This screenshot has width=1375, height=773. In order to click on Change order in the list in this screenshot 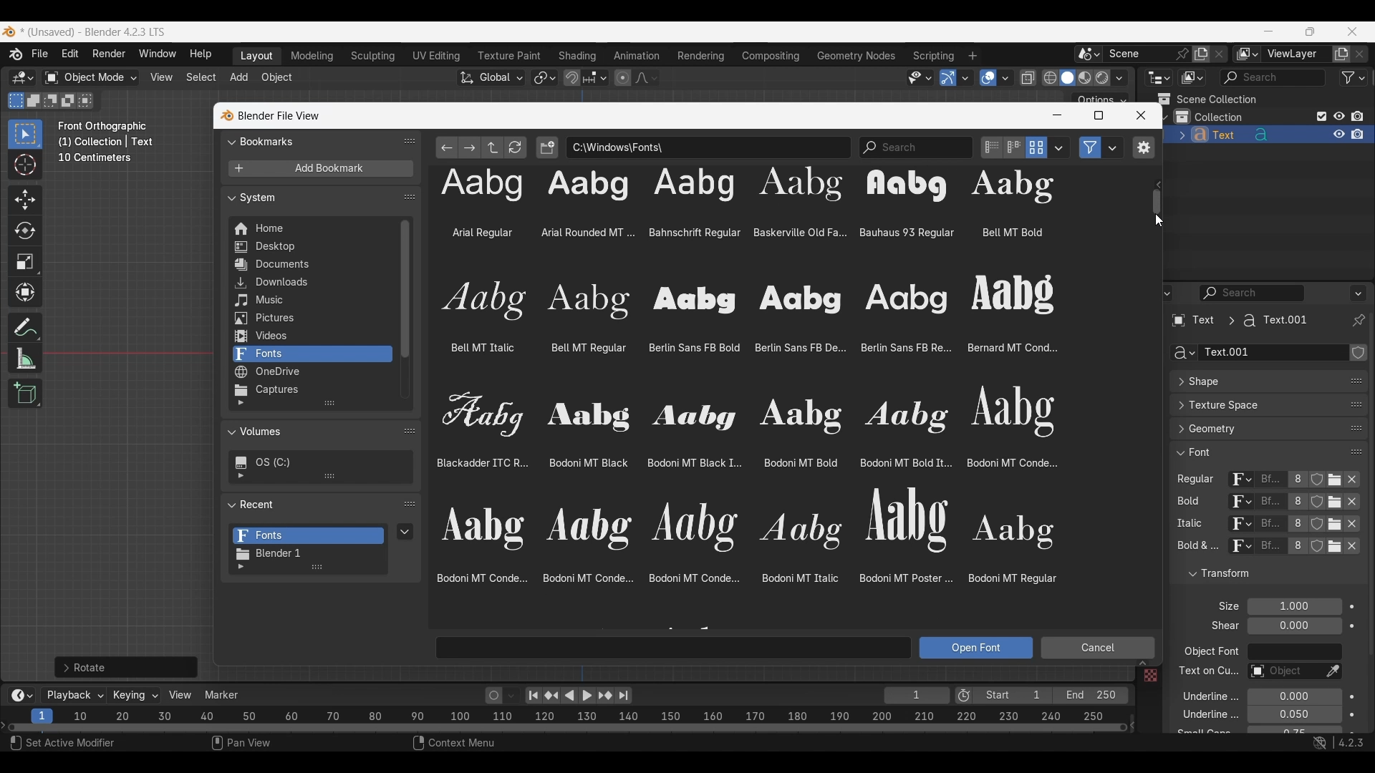, I will do `click(1359, 354)`.